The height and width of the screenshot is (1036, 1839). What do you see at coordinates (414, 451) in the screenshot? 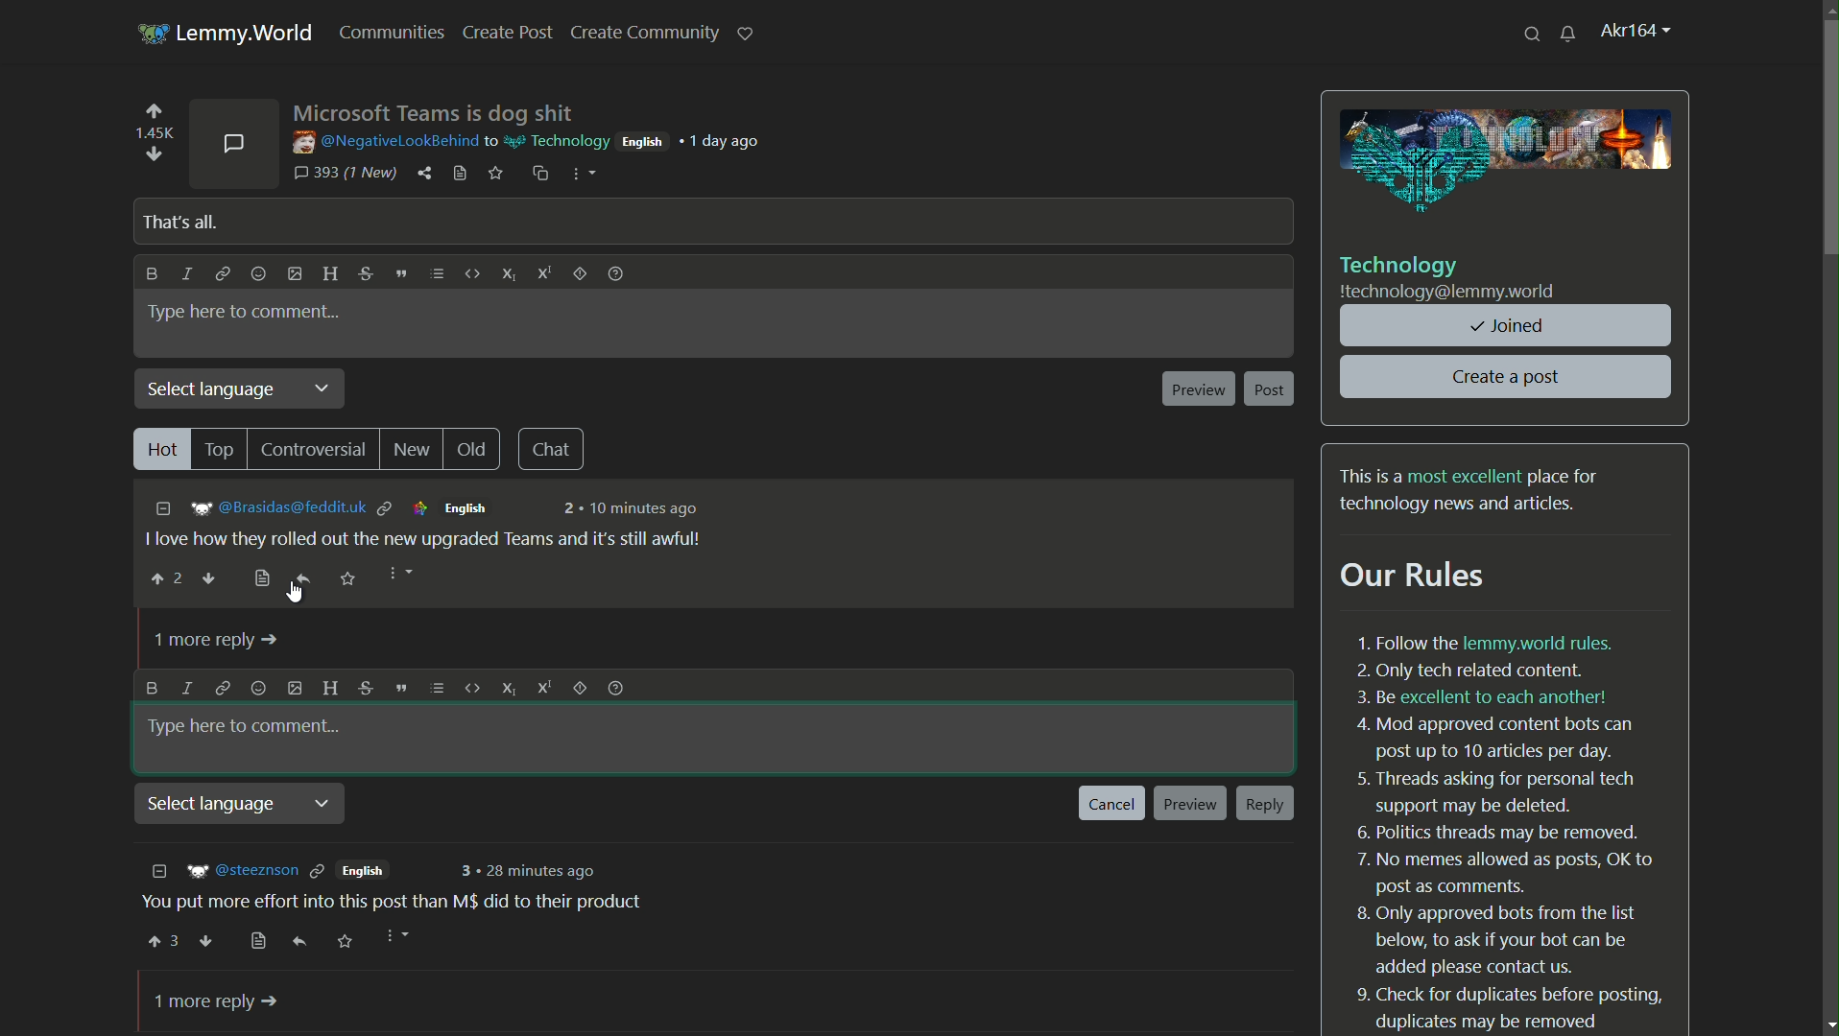
I see `new` at bounding box center [414, 451].